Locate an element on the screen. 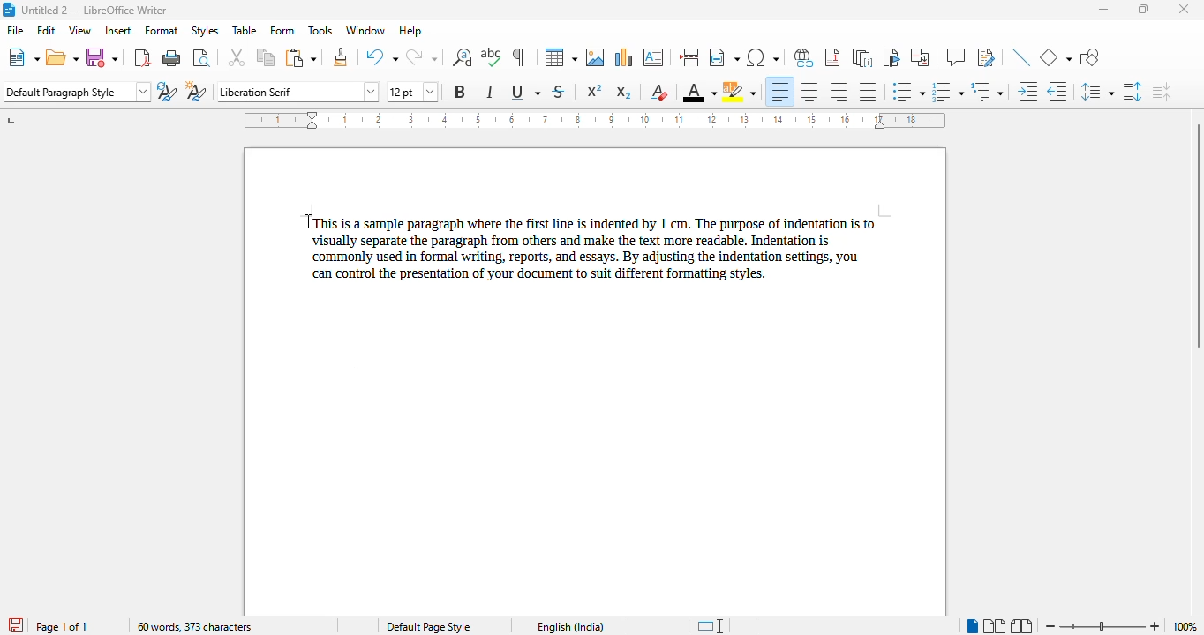 This screenshot has width=1204, height=635. cut is located at coordinates (237, 57).